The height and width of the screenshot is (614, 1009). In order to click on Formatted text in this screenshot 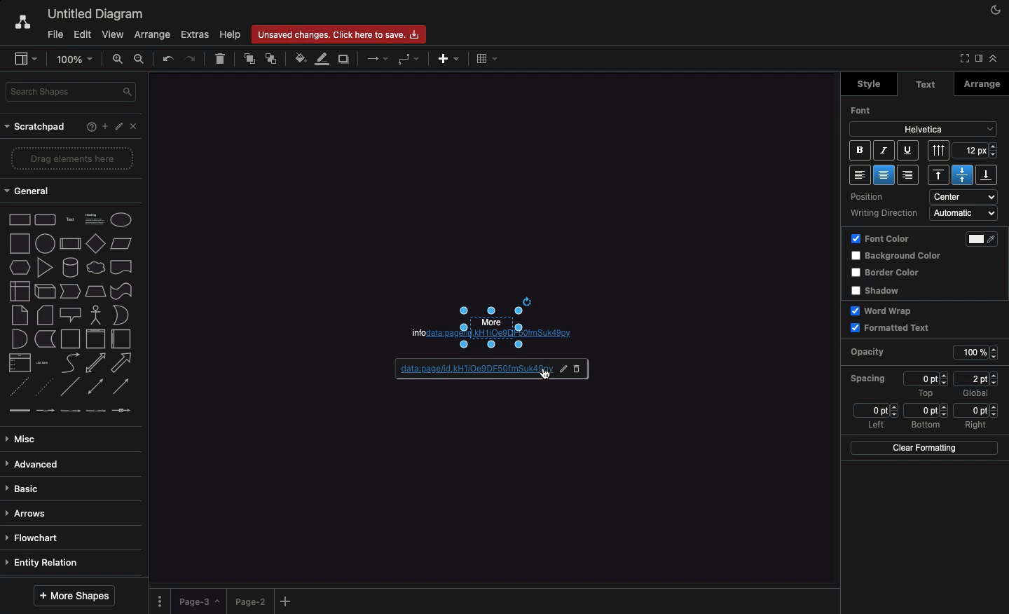, I will do `click(891, 327)`.